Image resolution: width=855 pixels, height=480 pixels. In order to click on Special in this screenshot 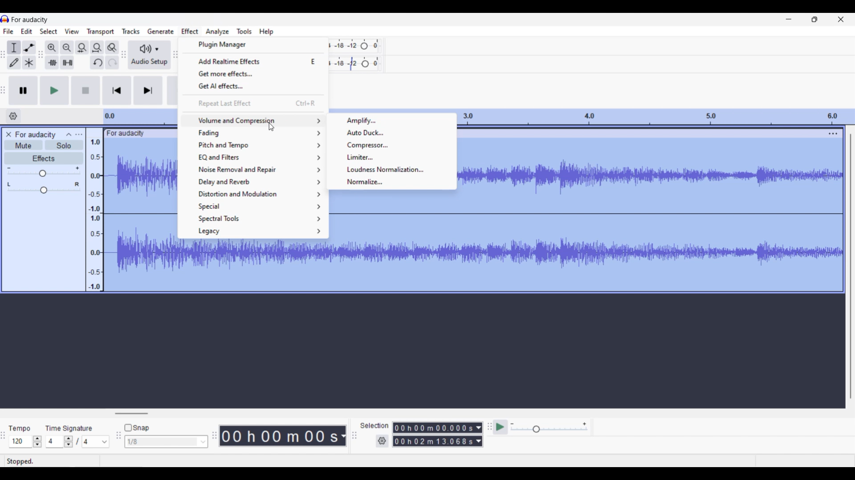, I will do `click(253, 207)`.